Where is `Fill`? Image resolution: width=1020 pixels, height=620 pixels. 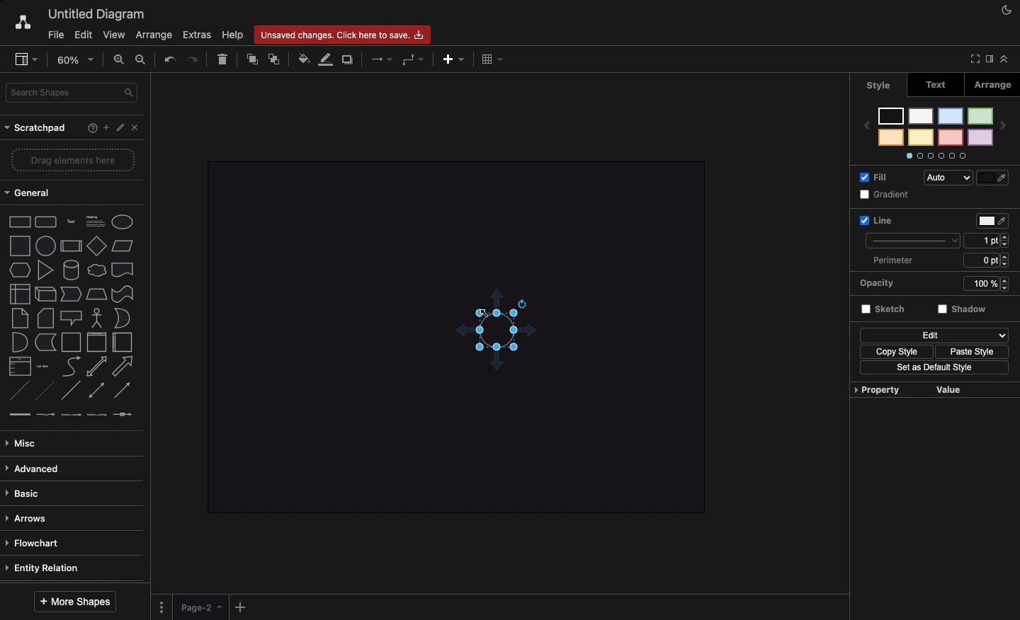 Fill is located at coordinates (876, 176).